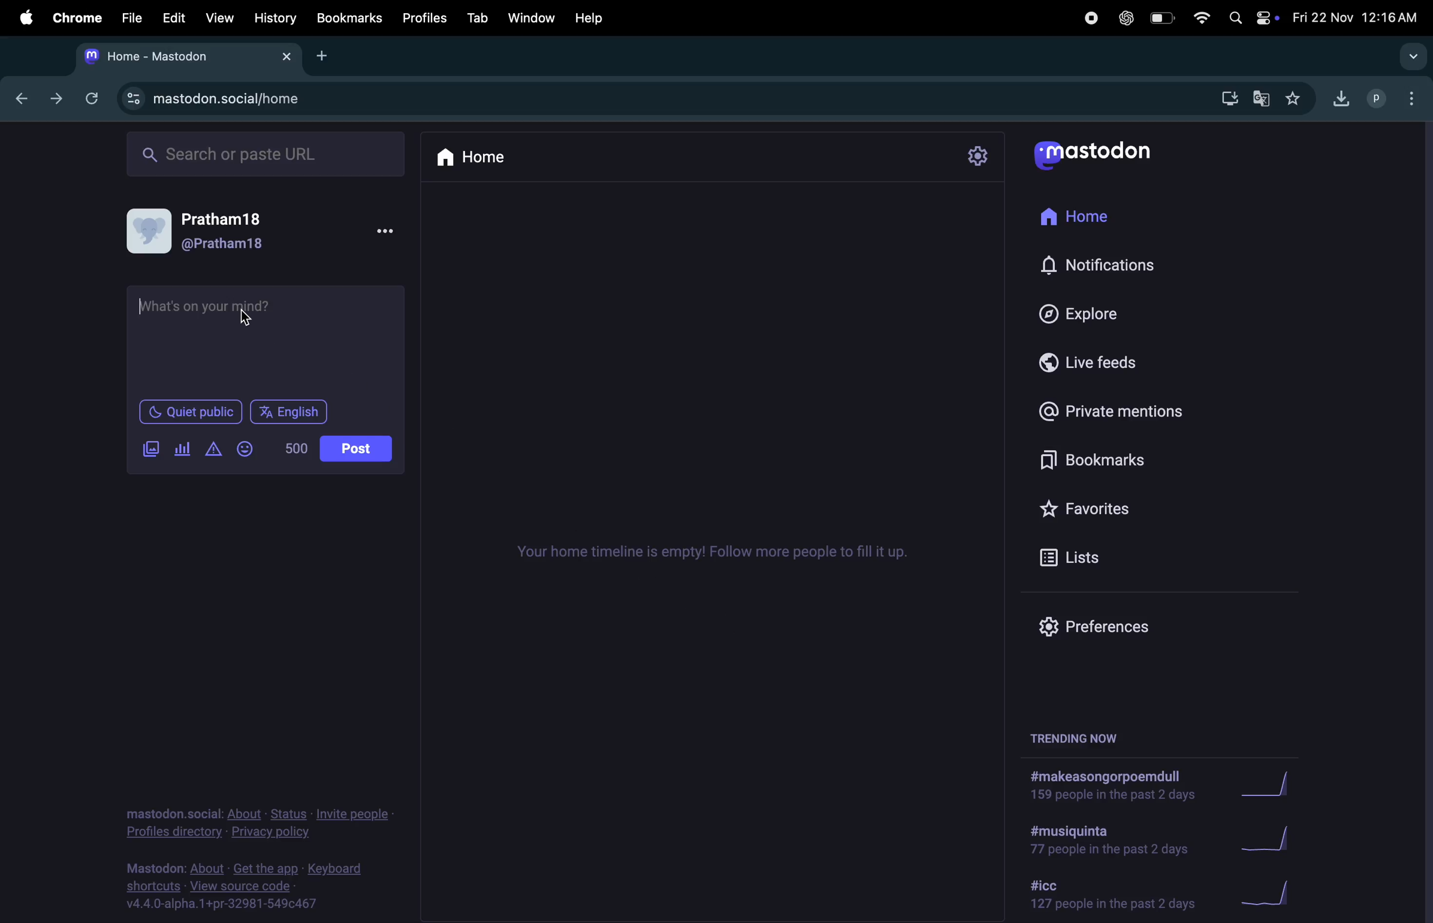  I want to click on apple menu, so click(26, 16).